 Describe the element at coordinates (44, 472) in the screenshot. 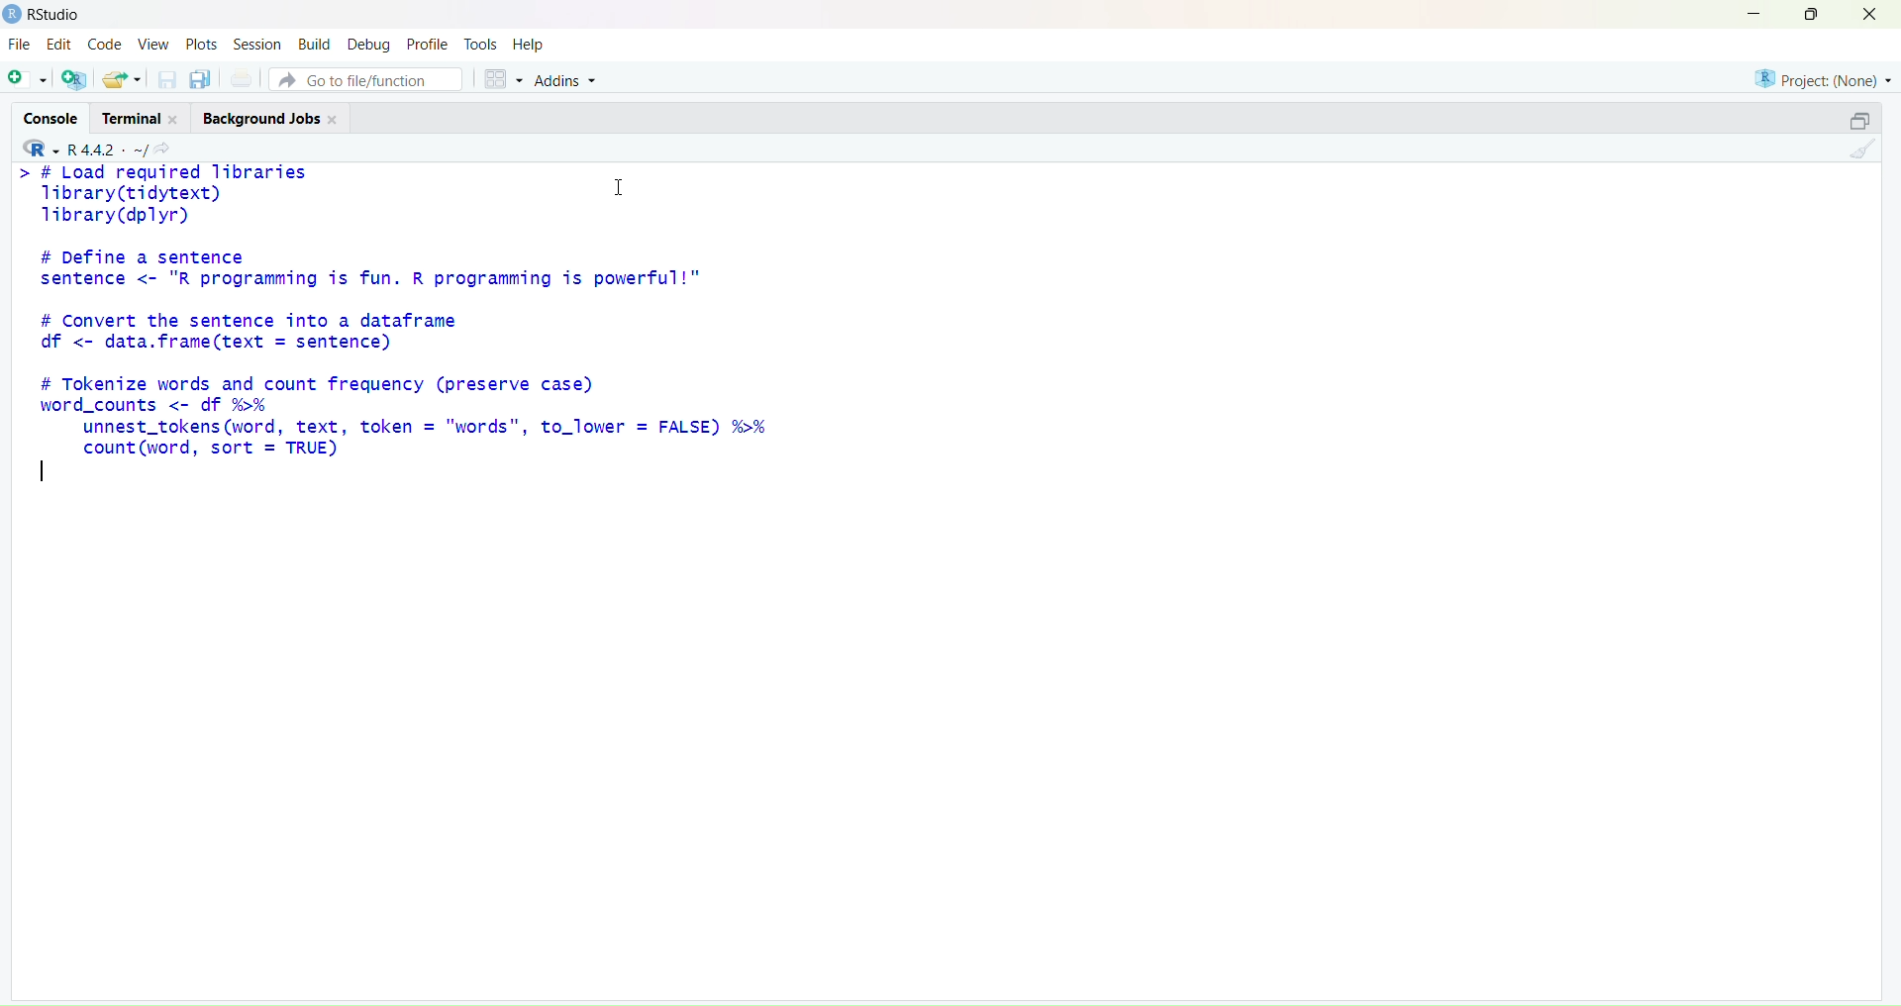

I see `text cursor` at that location.